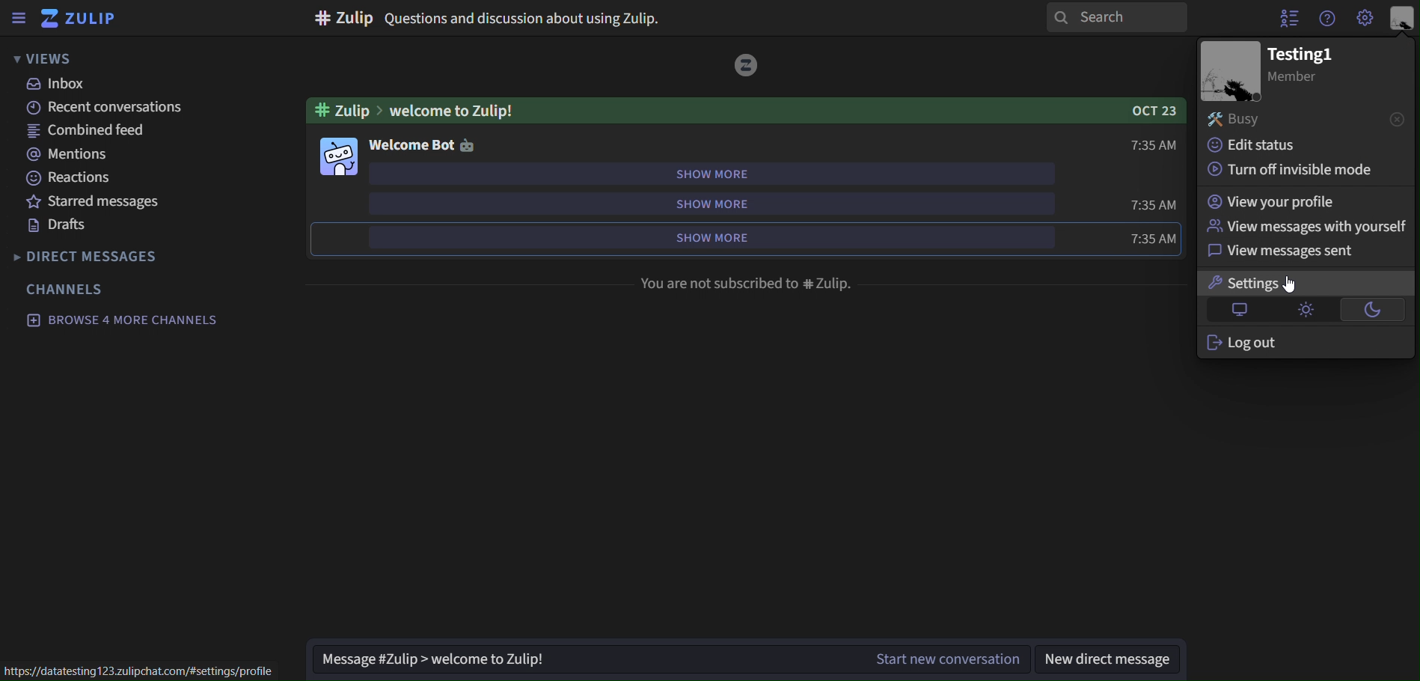  I want to click on settings, so click(1306, 283).